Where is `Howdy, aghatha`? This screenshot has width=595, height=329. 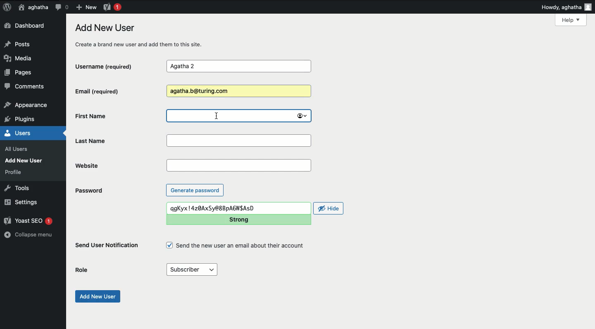 Howdy, aghatha is located at coordinates (566, 7).